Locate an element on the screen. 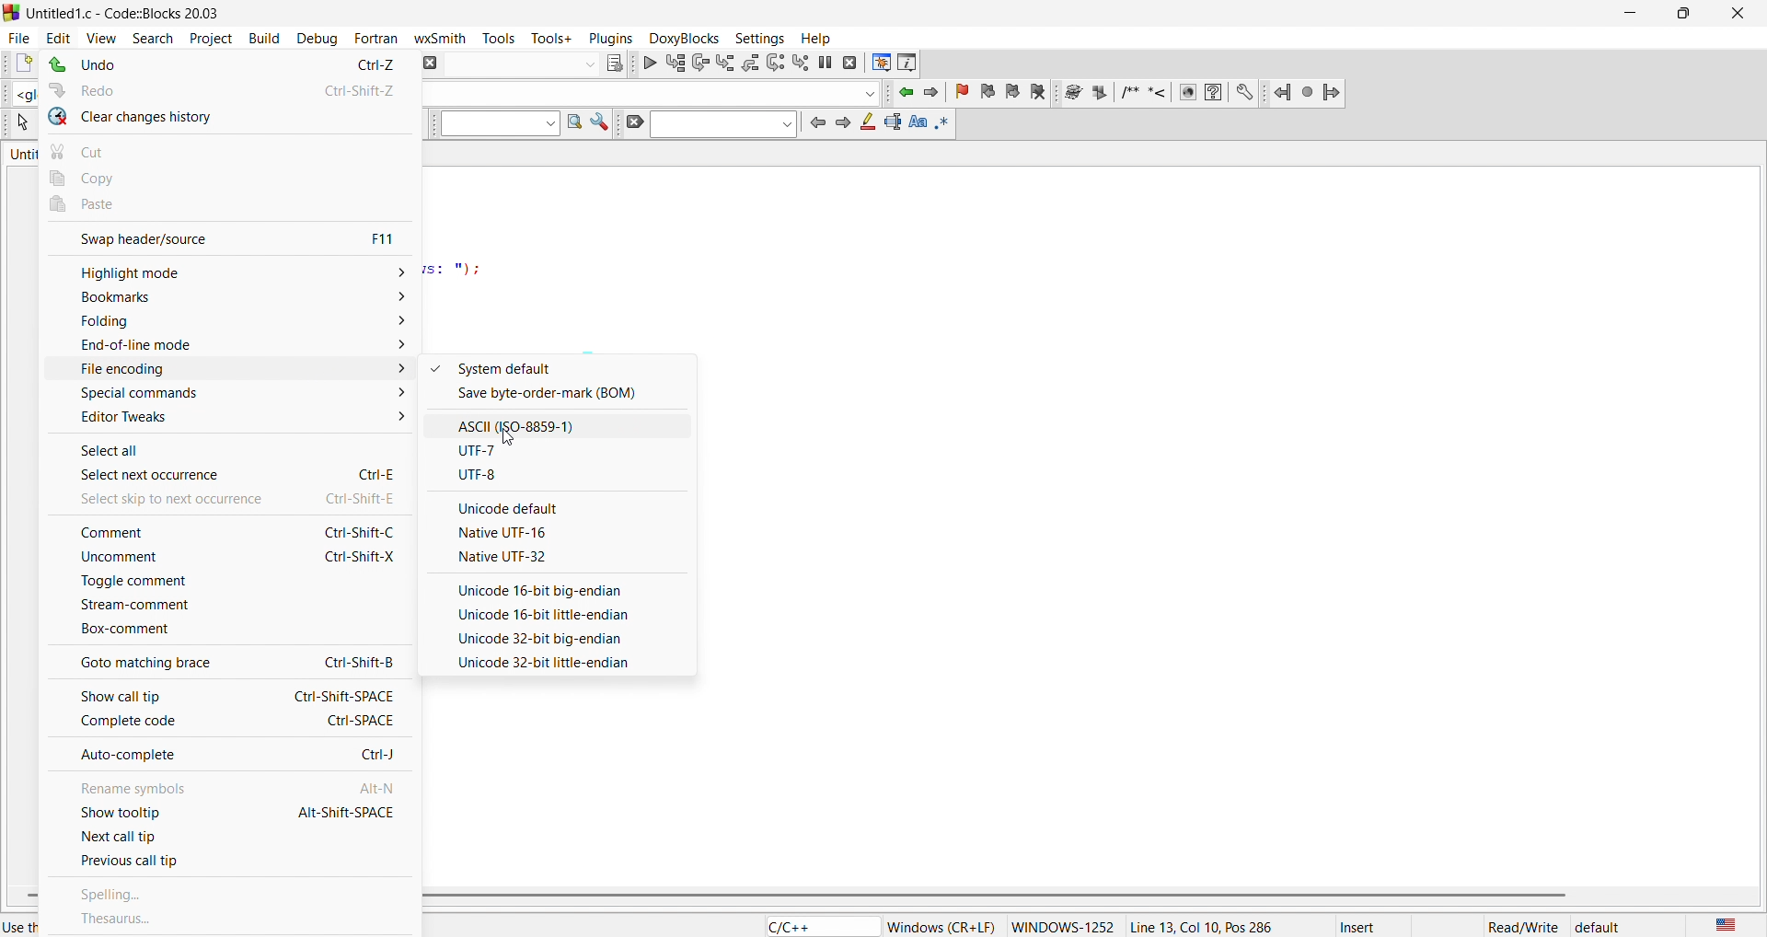  goto matching brace is located at coordinates (225, 663).